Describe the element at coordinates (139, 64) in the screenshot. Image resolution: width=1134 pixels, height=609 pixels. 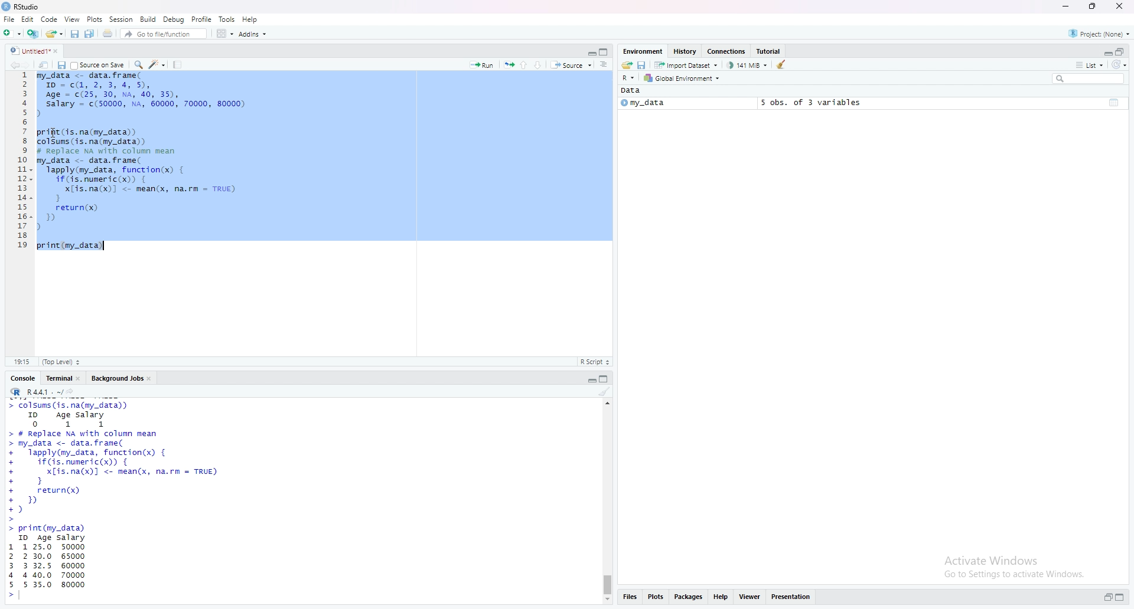
I see `Find/replace` at that location.